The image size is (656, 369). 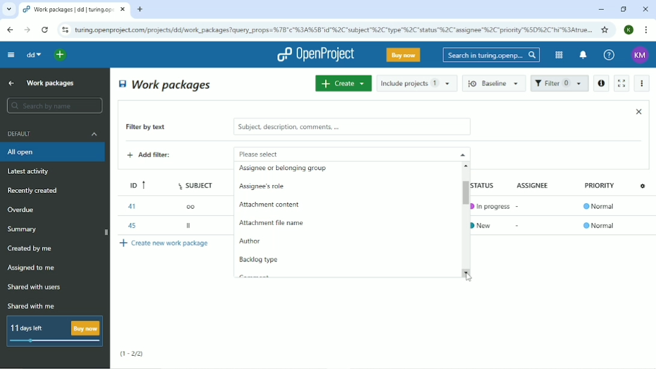 I want to click on Vertical scrollbar, so click(x=462, y=192).